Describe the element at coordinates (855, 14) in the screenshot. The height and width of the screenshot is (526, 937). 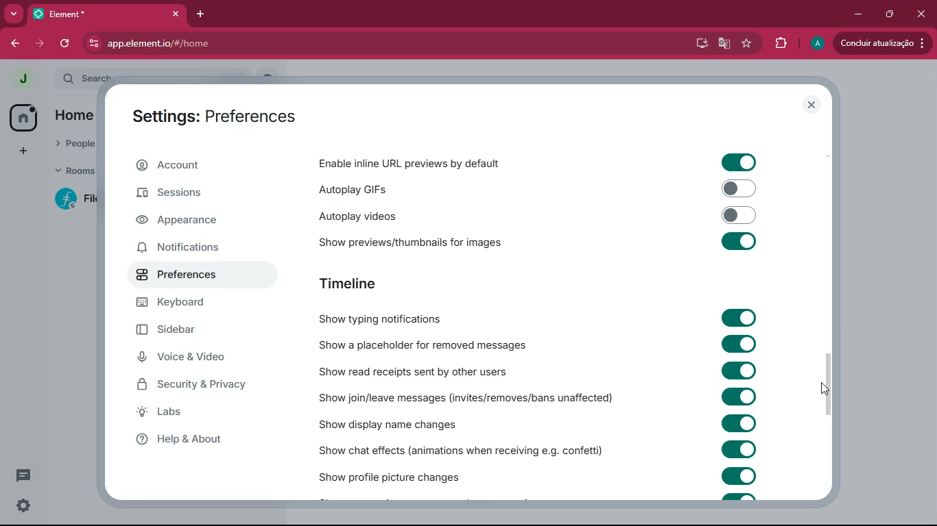
I see `minimize` at that location.